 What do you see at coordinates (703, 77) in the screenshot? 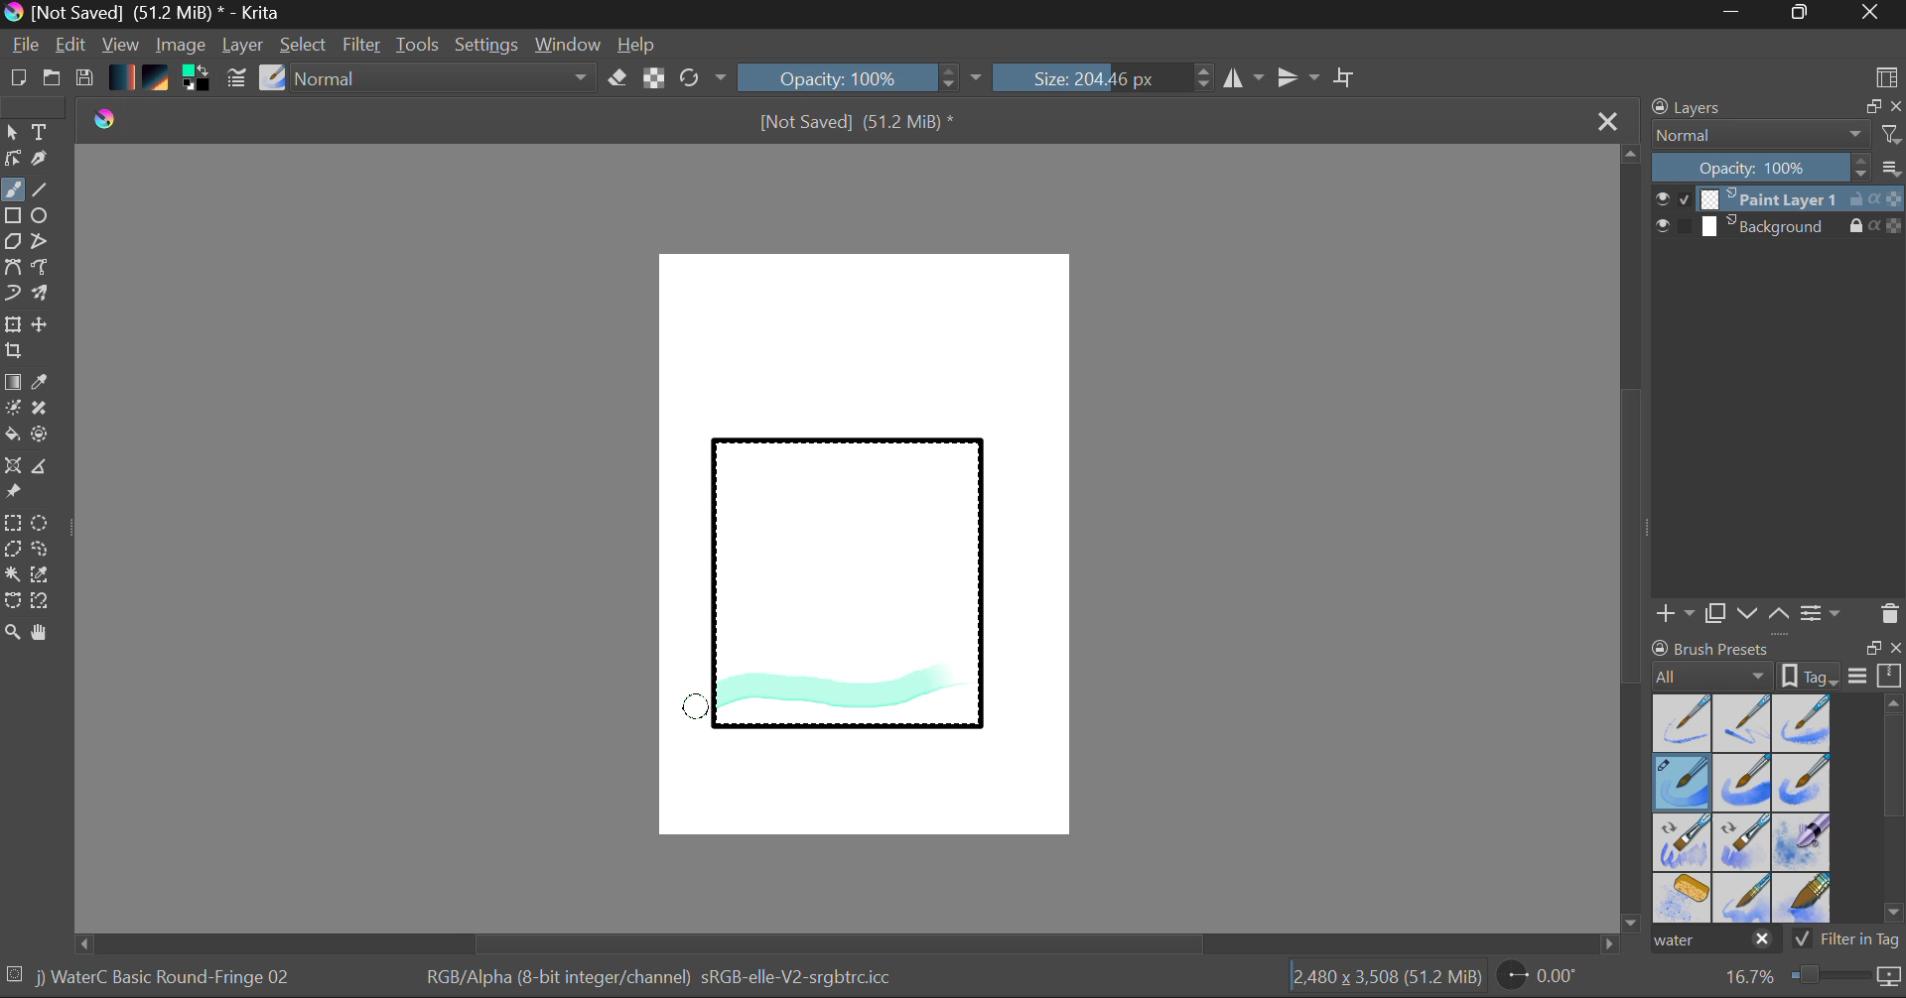
I see `Refresh` at bounding box center [703, 77].